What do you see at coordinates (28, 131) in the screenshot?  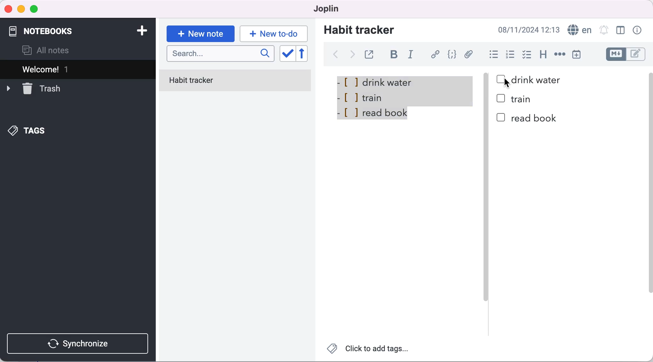 I see `tags` at bounding box center [28, 131].